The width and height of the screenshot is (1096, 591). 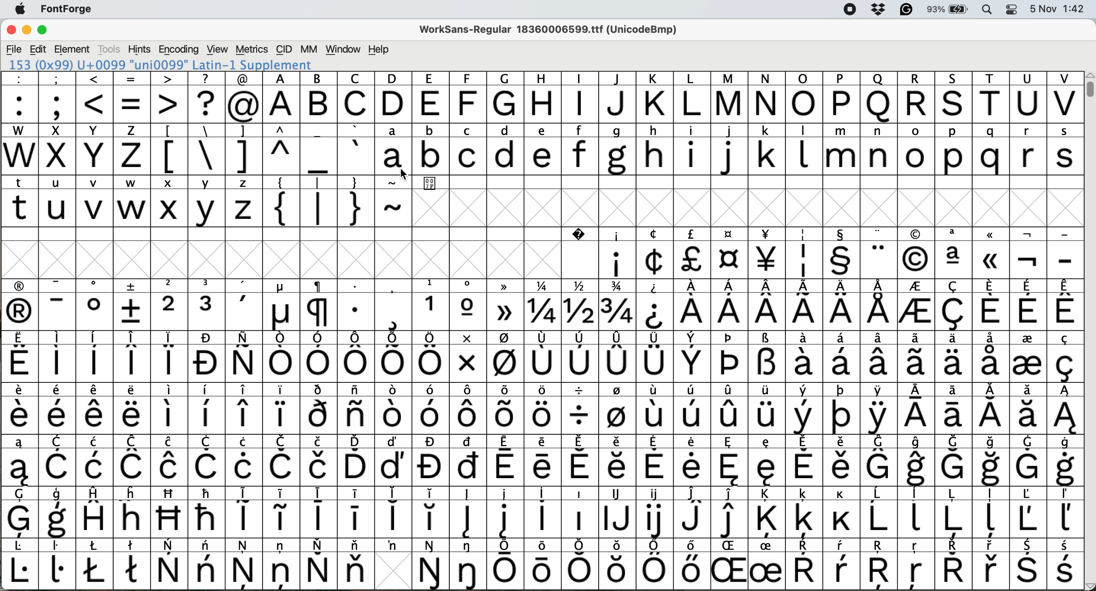 What do you see at coordinates (842, 512) in the screenshot?
I see `symbol` at bounding box center [842, 512].